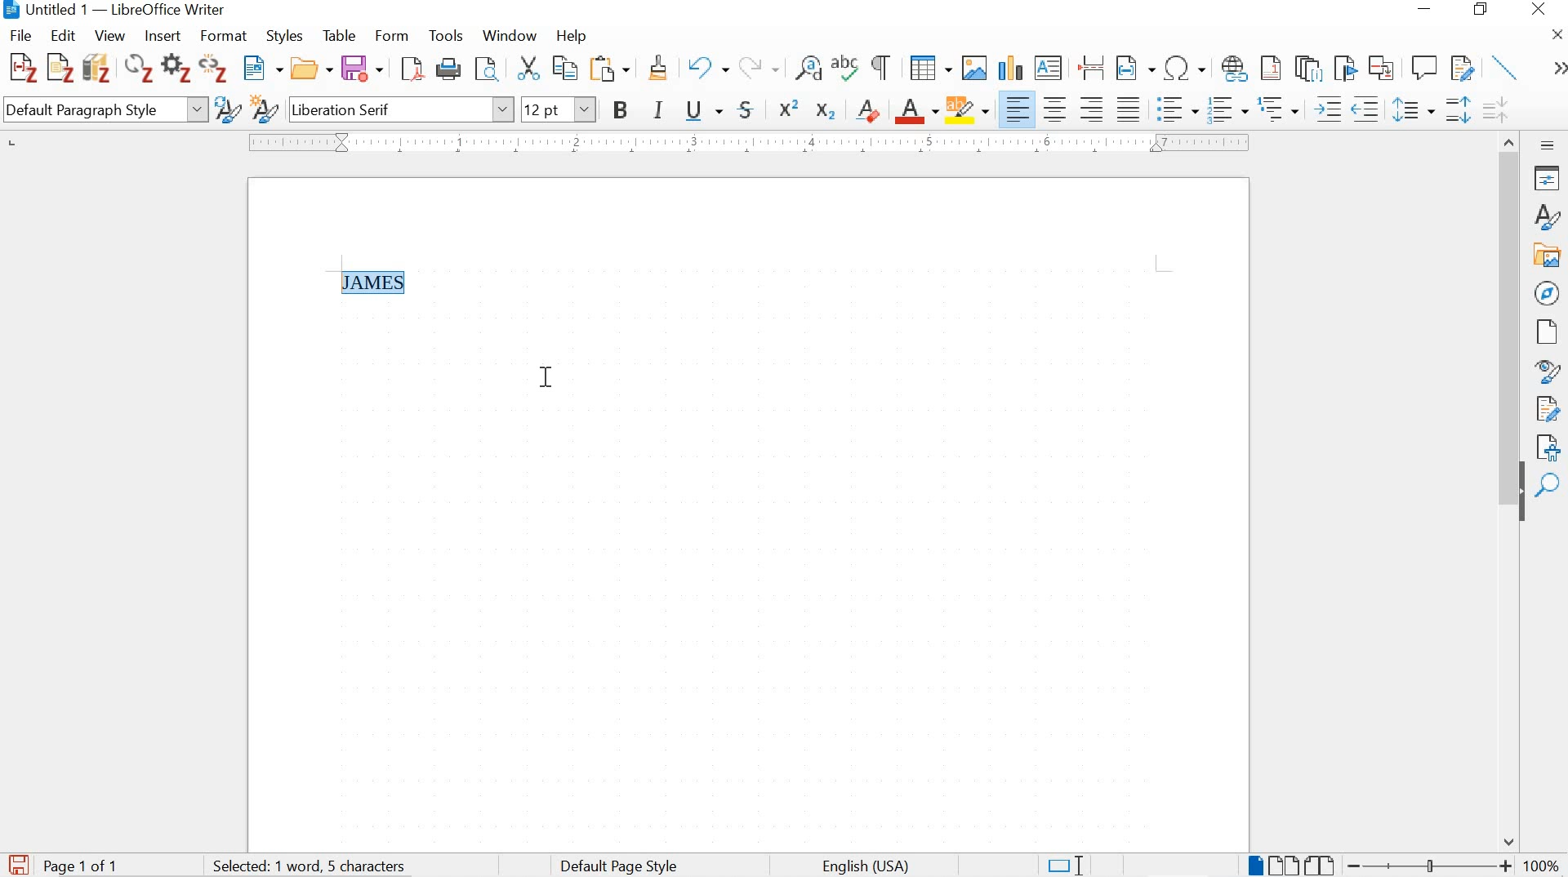 The width and height of the screenshot is (1568, 877). Describe the element at coordinates (1009, 69) in the screenshot. I see `insert chart` at that location.